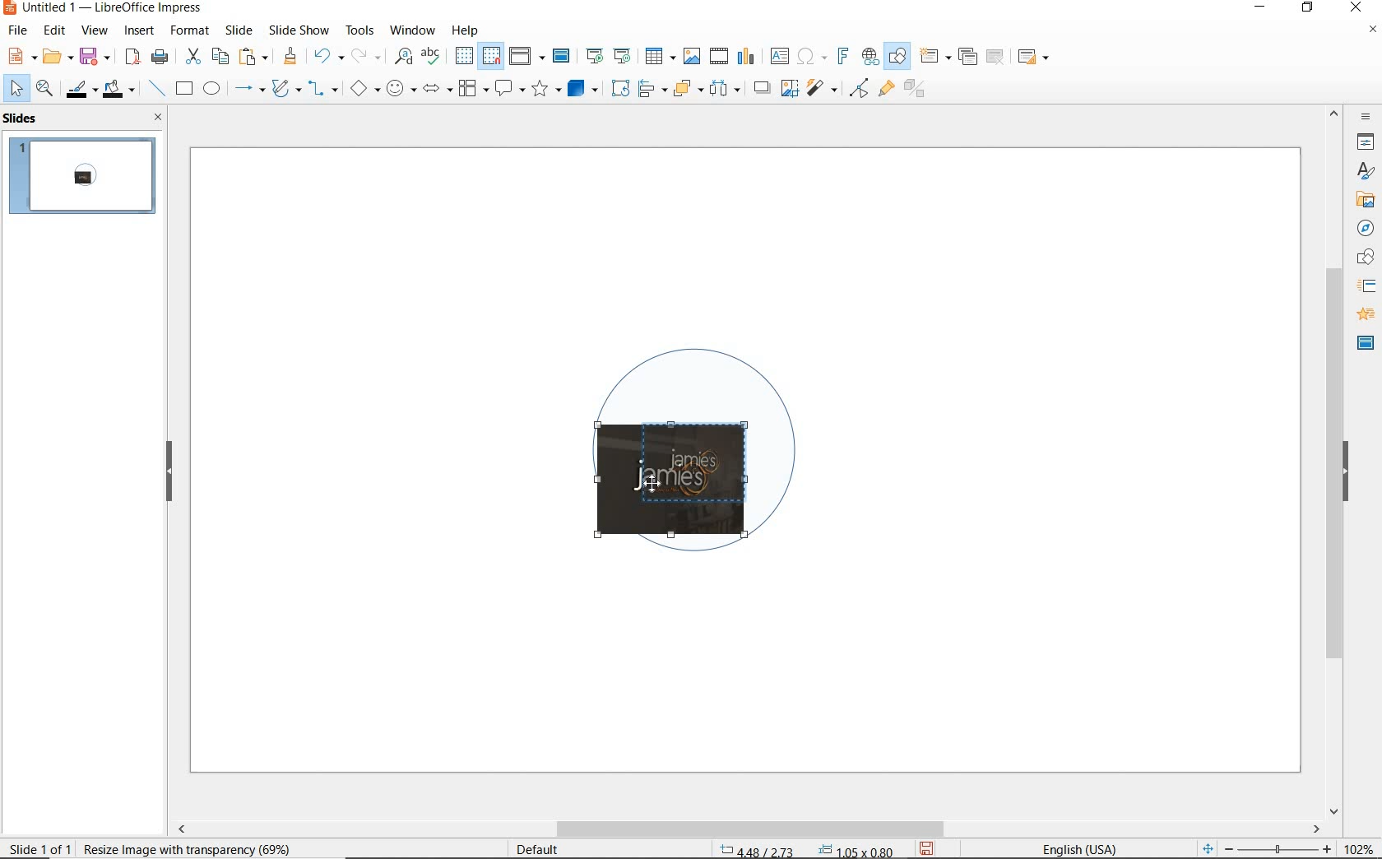 The image size is (1382, 859). What do you see at coordinates (967, 57) in the screenshot?
I see `duplicate slide` at bounding box center [967, 57].